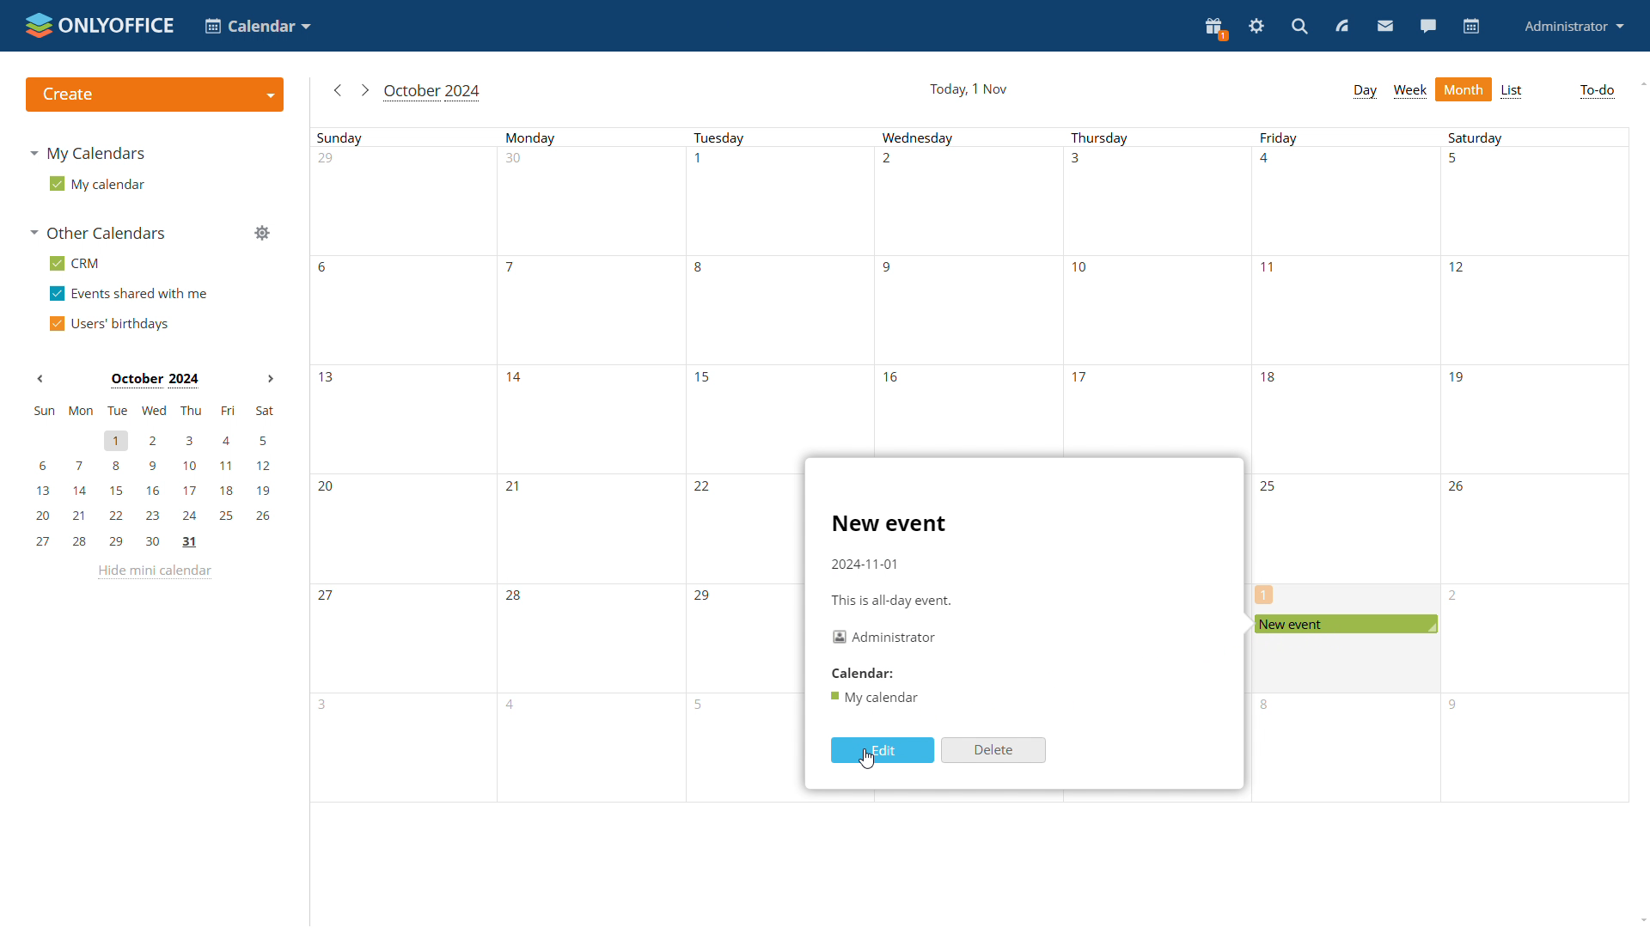  What do you see at coordinates (745, 467) in the screenshot?
I see `Tuesday` at bounding box center [745, 467].